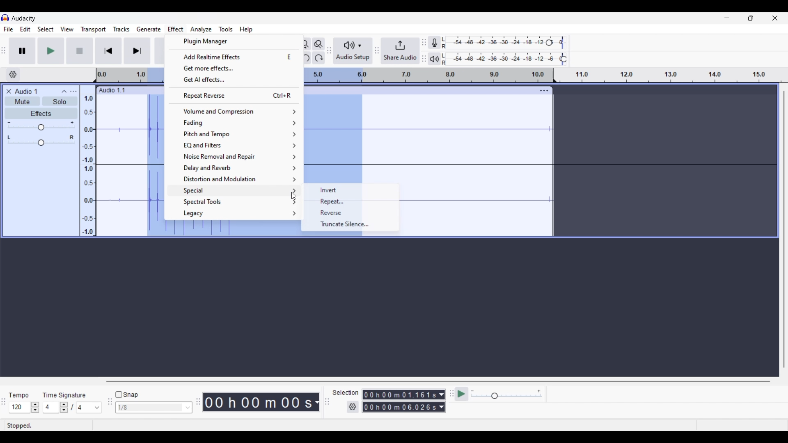  Describe the element at coordinates (318, 44) in the screenshot. I see `Zoom toggle` at that location.